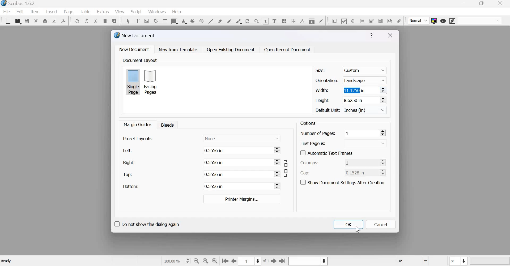 This screenshot has width=510, height=266. What do you see at coordinates (266, 21) in the screenshot?
I see `edit contents of frame` at bounding box center [266, 21].